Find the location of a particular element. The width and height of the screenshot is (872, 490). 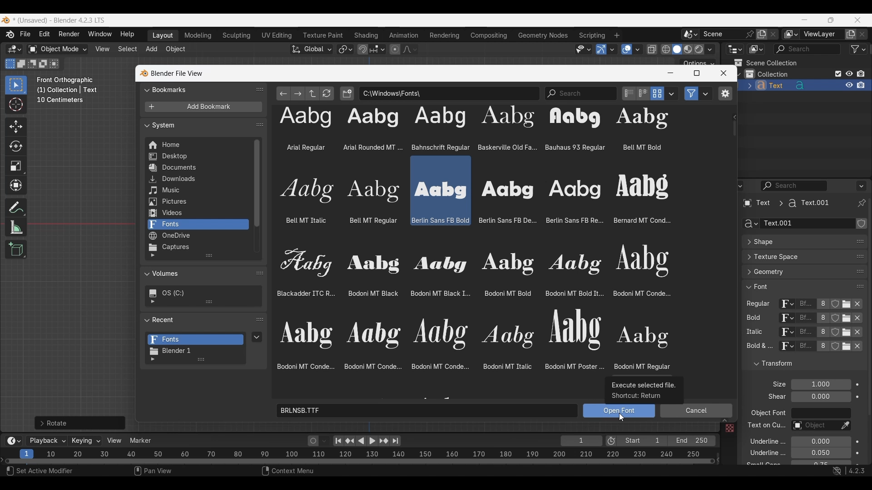

pan view is located at coordinates (163, 472).